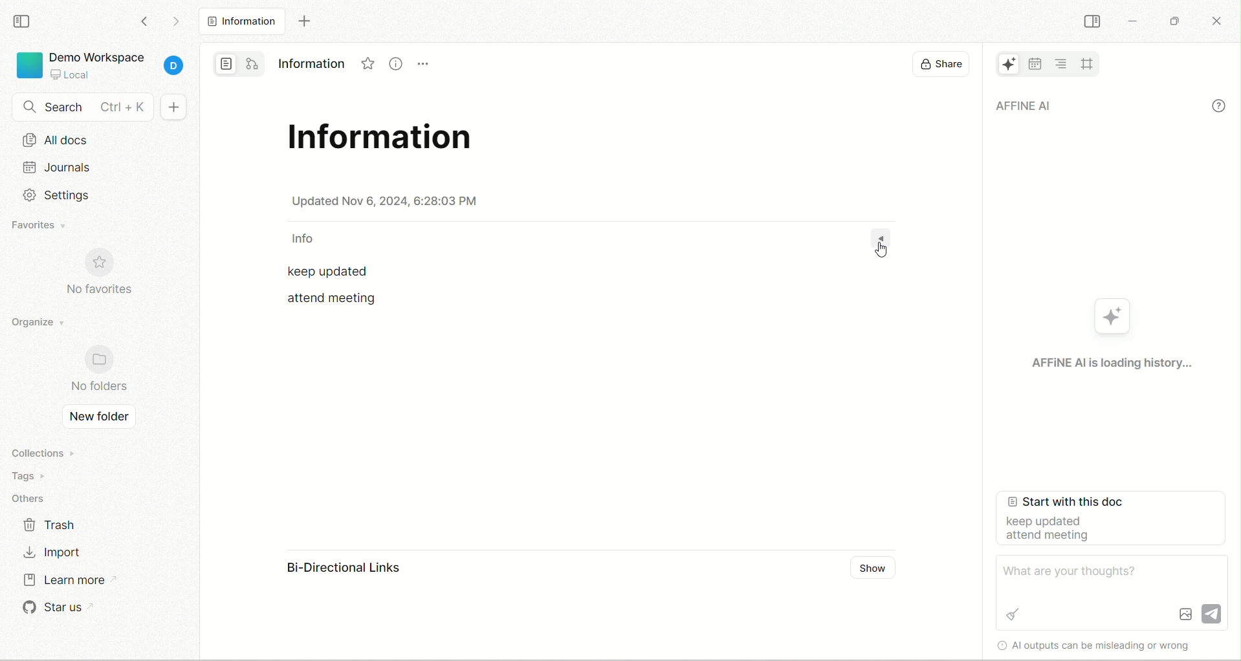 The width and height of the screenshot is (1241, 661). Describe the element at coordinates (1075, 571) in the screenshot. I see `What are your thoughts` at that location.